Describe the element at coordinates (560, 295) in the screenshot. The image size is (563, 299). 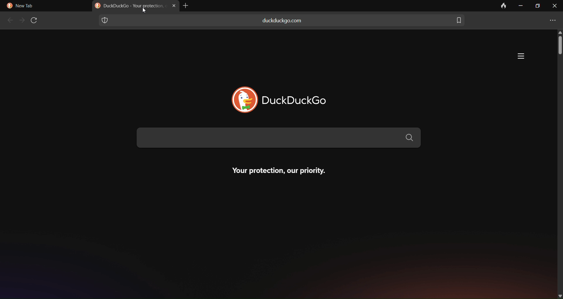
I see `scroll down` at that location.